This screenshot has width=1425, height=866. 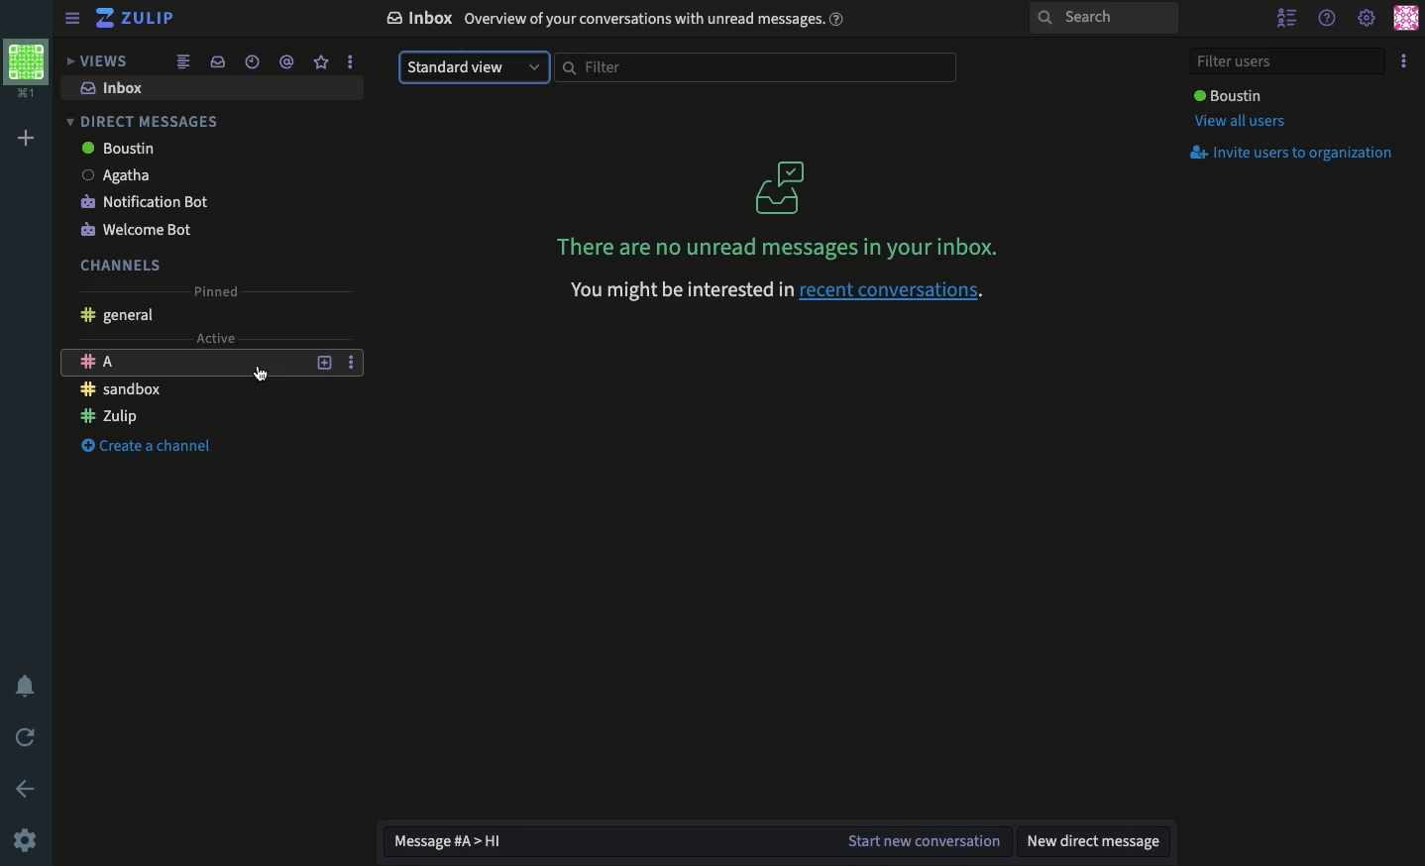 What do you see at coordinates (351, 363) in the screenshot?
I see `Options` at bounding box center [351, 363].